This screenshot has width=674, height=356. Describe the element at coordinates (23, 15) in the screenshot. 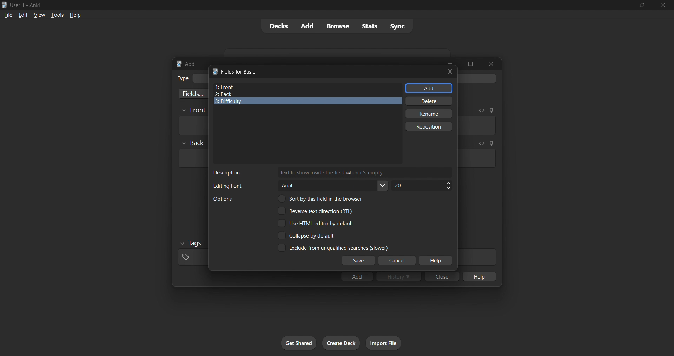

I see `edit` at that location.